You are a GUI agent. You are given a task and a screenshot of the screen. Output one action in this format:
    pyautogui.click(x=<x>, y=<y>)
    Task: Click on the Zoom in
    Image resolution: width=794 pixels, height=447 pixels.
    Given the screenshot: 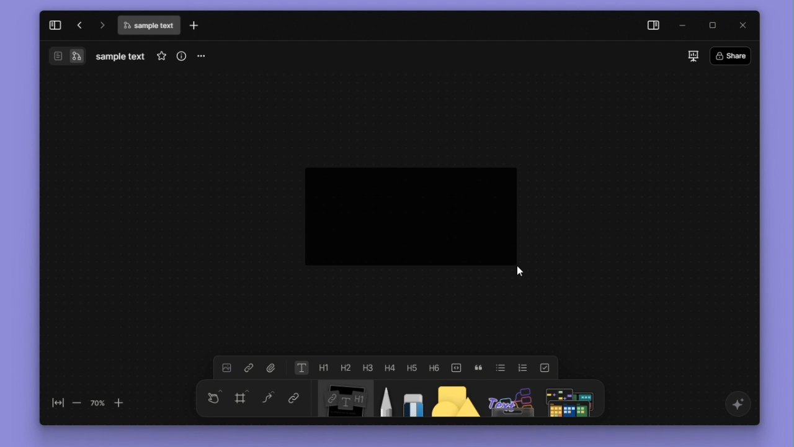 What is the action you would take?
    pyautogui.click(x=125, y=402)
    